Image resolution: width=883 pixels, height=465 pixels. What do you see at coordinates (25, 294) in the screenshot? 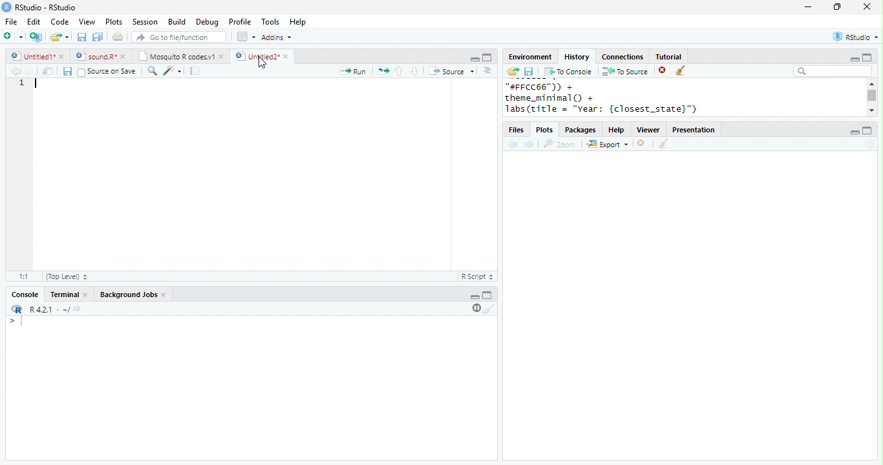
I see `Console` at bounding box center [25, 294].